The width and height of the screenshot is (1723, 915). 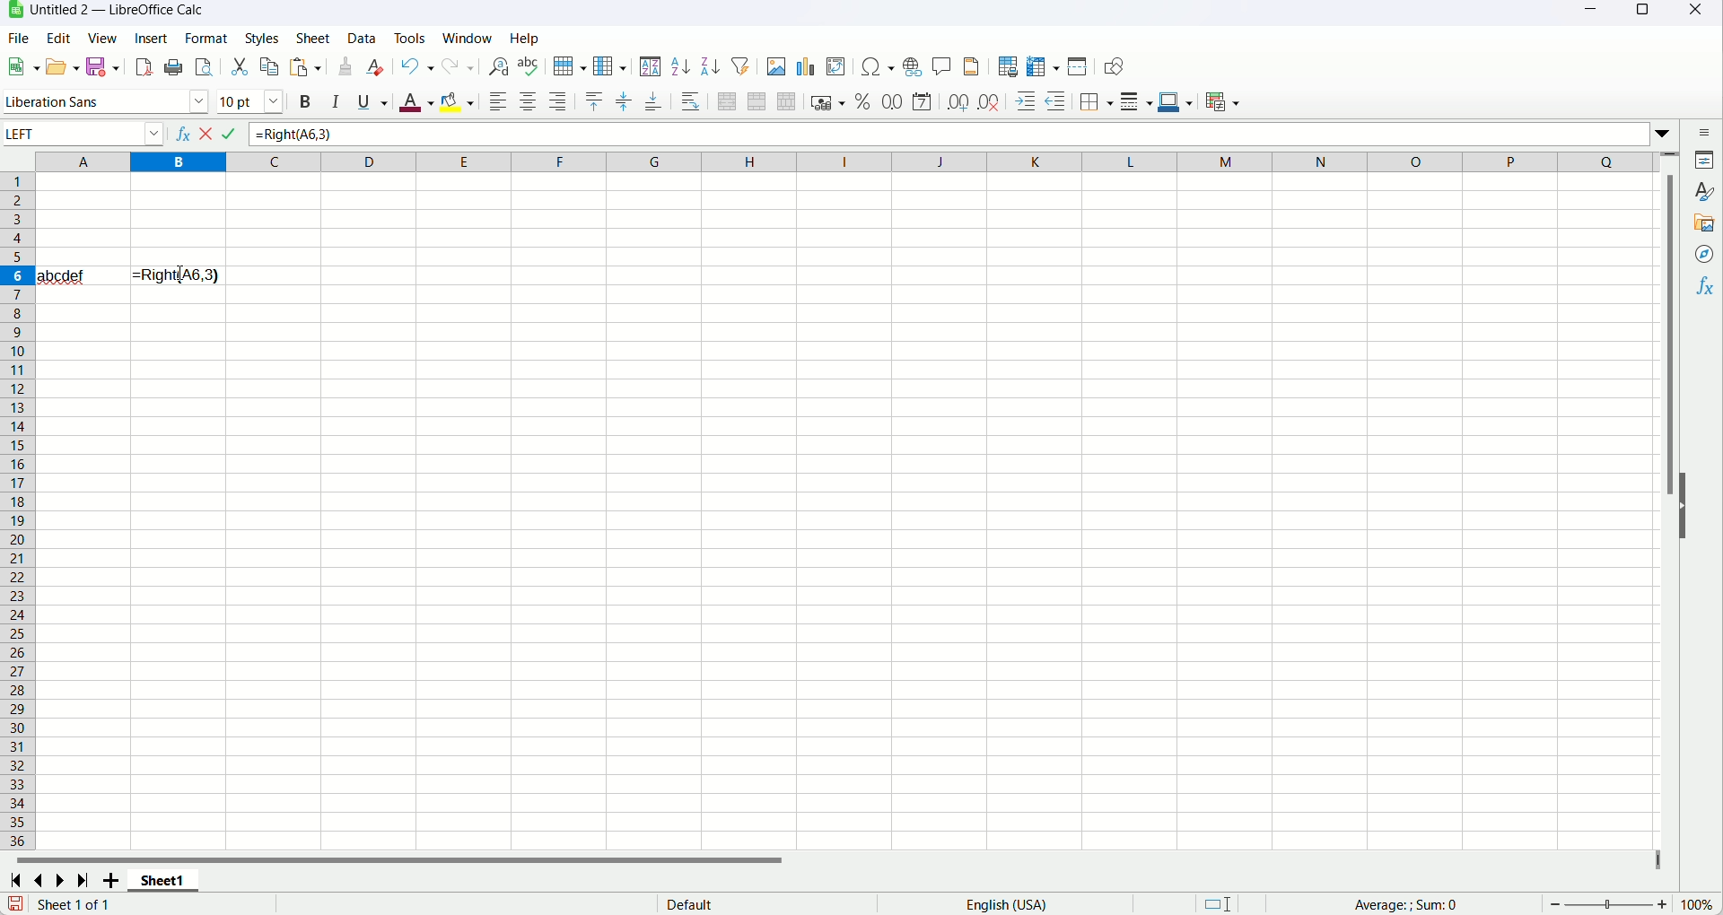 What do you see at coordinates (333, 100) in the screenshot?
I see `italics` at bounding box center [333, 100].